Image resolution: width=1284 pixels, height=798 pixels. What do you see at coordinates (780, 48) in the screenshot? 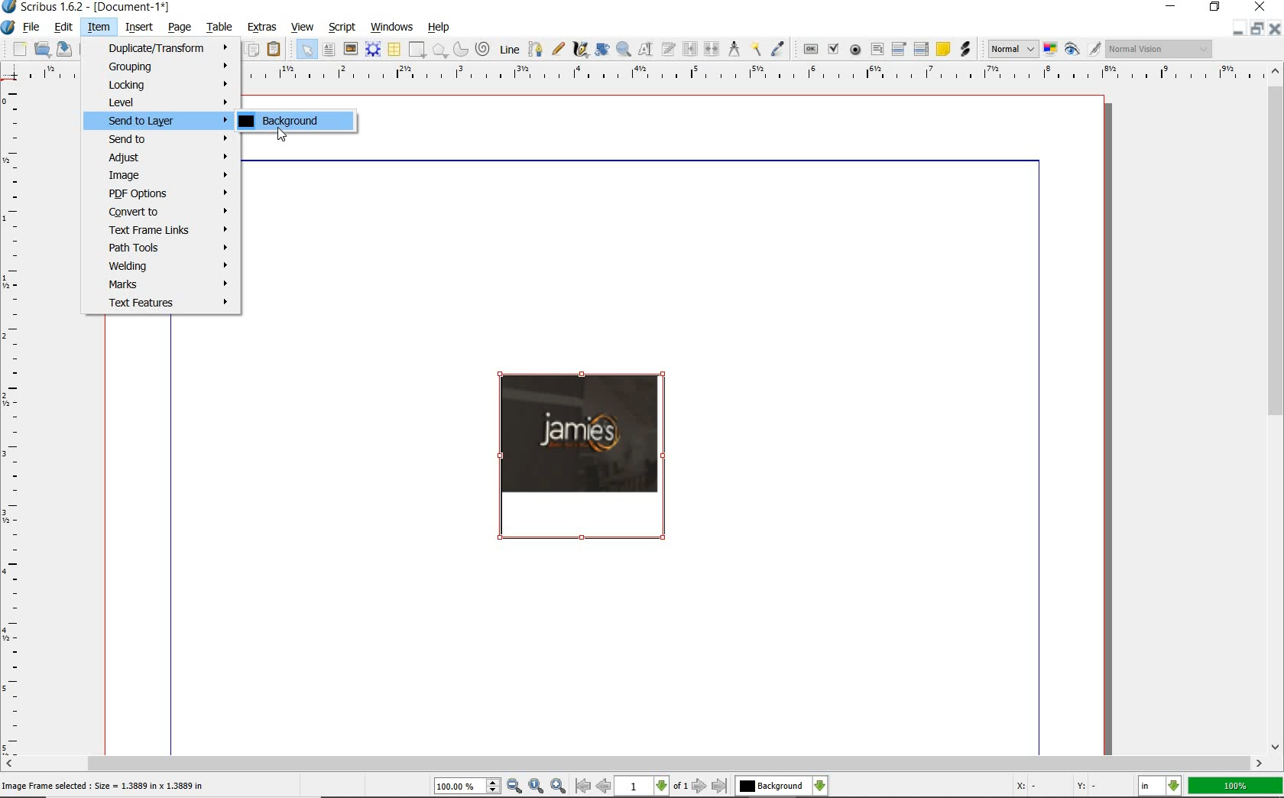
I see `eye dropper` at bounding box center [780, 48].